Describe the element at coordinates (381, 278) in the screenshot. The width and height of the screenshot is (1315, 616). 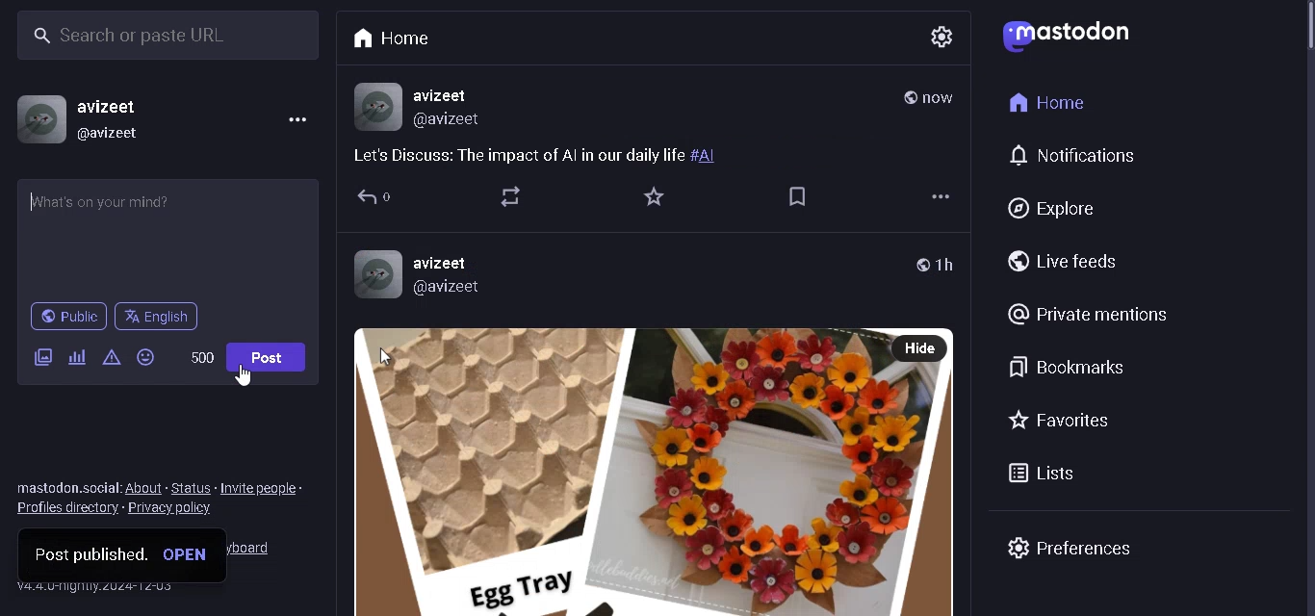
I see `profile picture` at that location.